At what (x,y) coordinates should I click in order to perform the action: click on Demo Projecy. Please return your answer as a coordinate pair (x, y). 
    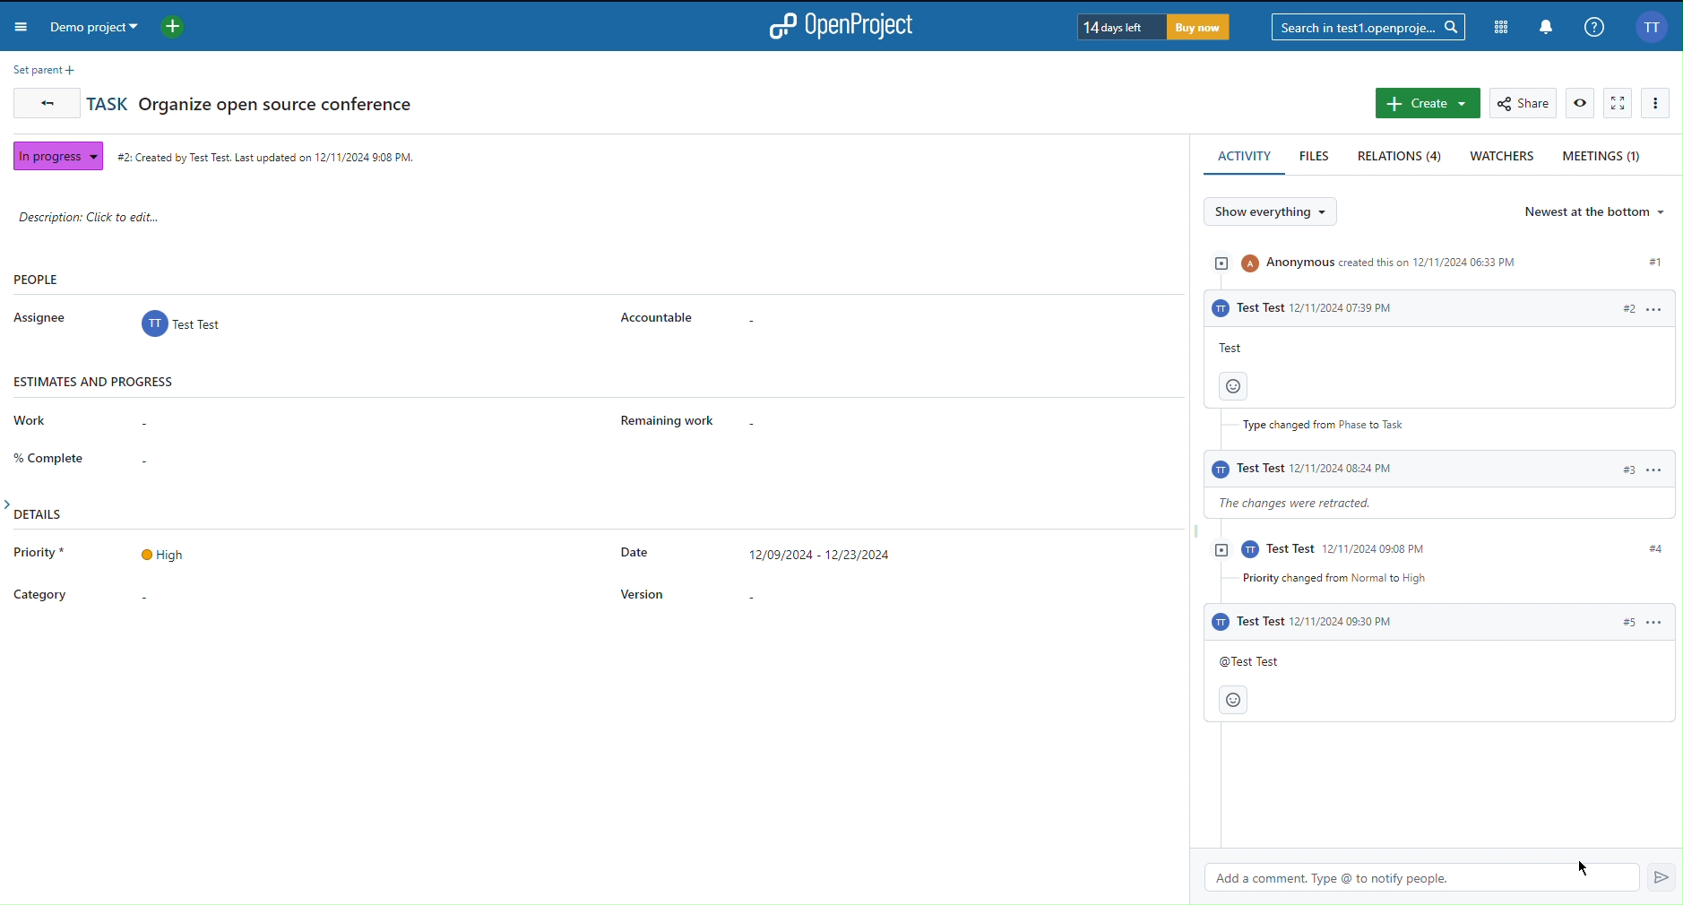
    Looking at the image, I should click on (119, 26).